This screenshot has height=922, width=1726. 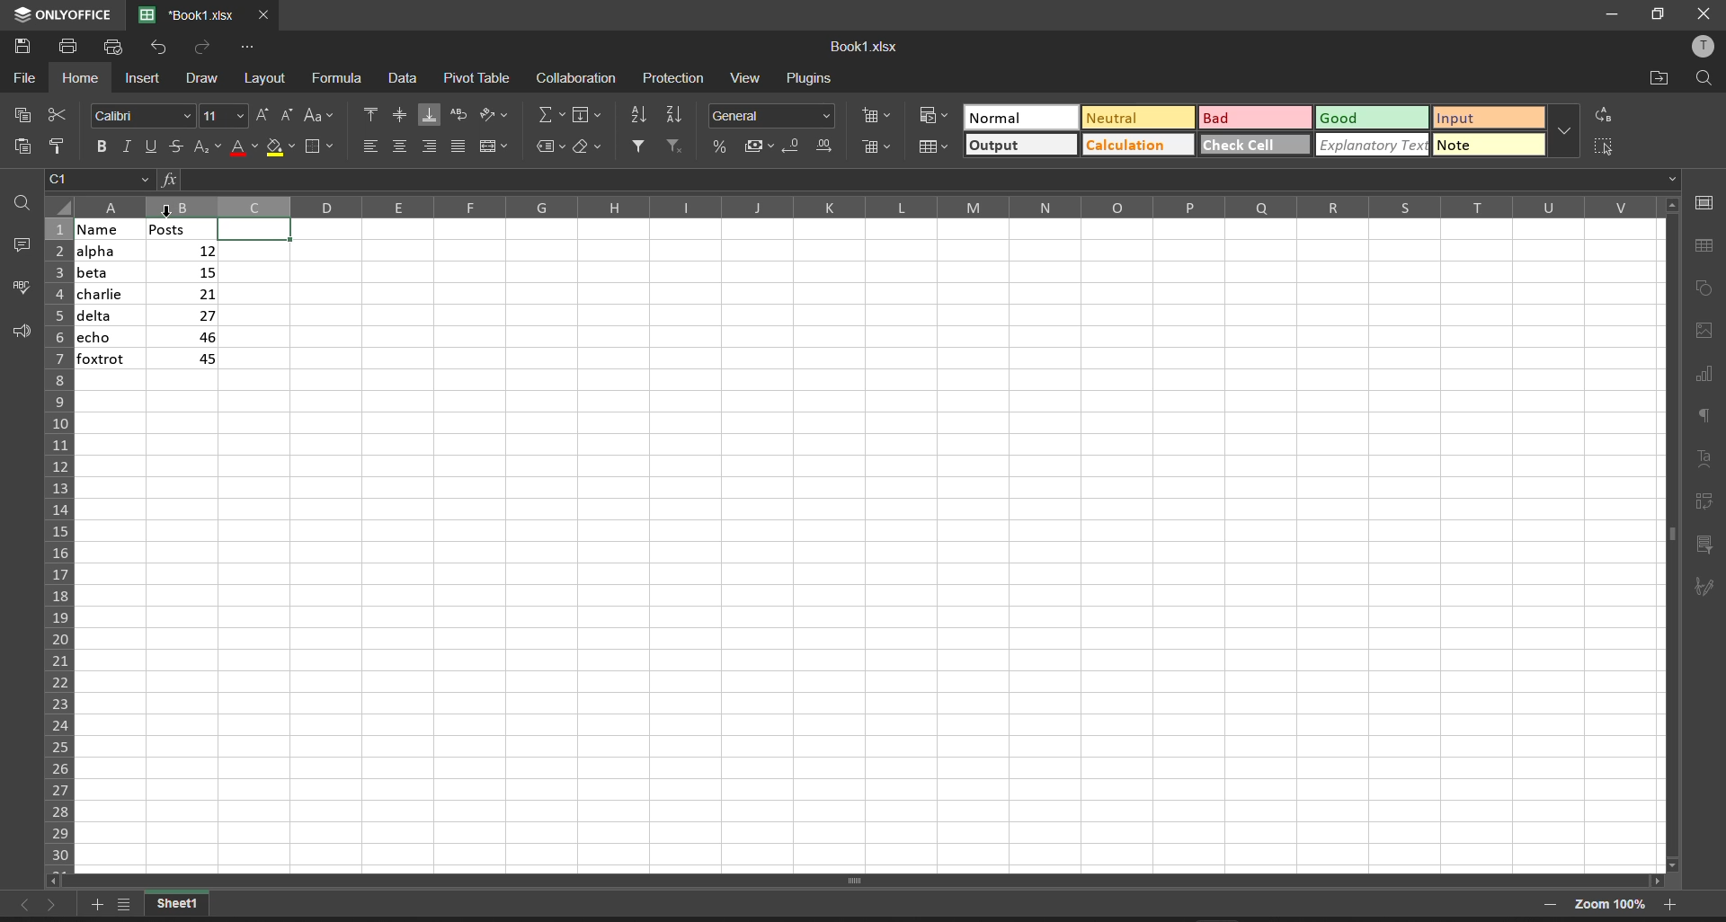 I want to click on pivot table settings, so click(x=1706, y=500).